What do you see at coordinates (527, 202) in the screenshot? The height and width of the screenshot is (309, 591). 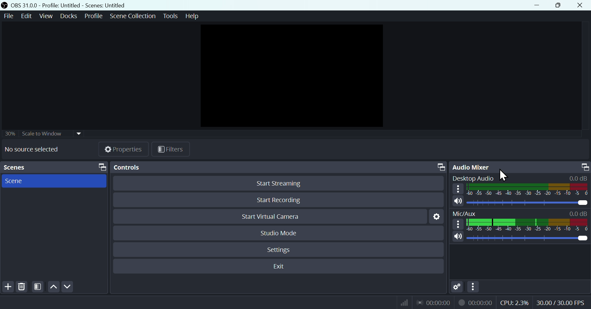 I see `Desktop Audio` at bounding box center [527, 202].